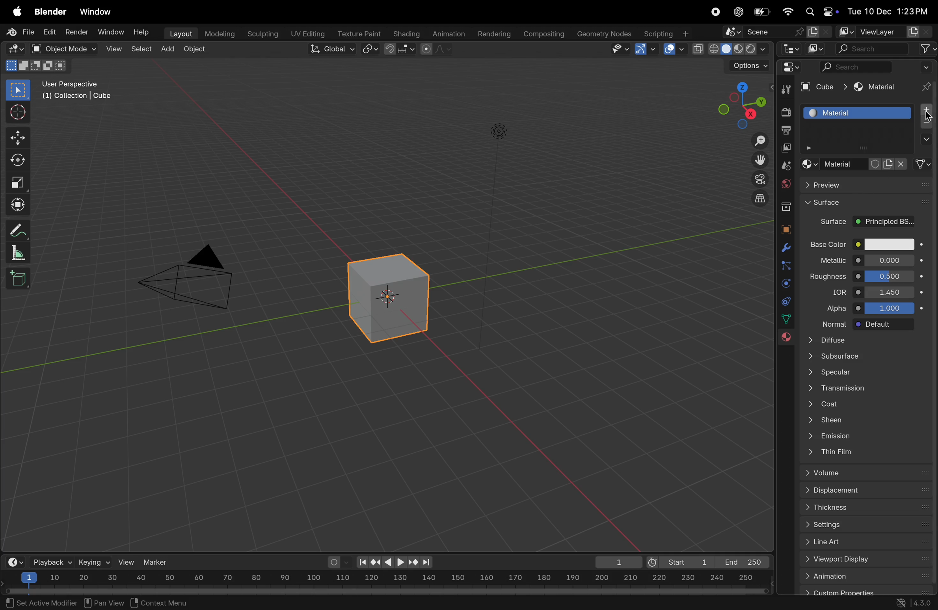 The width and height of the screenshot is (938, 610). What do you see at coordinates (925, 124) in the screenshot?
I see `subtarct material` at bounding box center [925, 124].